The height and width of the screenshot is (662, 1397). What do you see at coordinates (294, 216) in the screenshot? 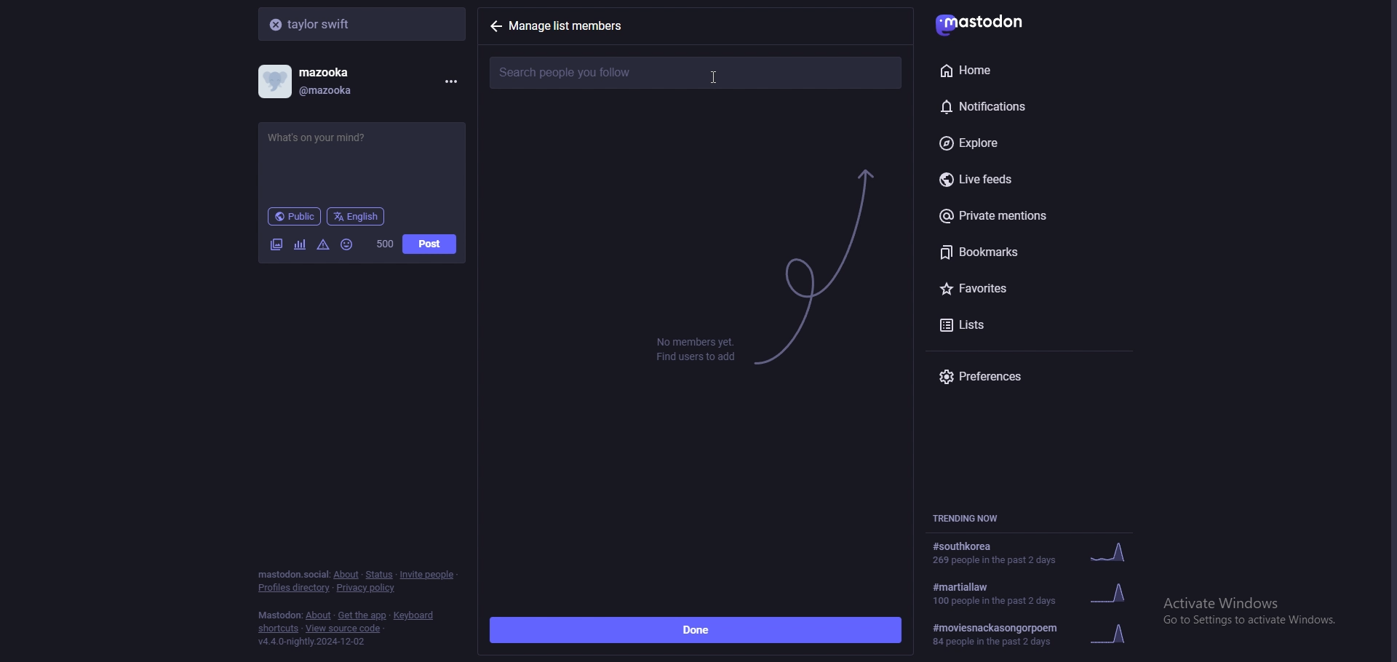
I see `audience` at bounding box center [294, 216].